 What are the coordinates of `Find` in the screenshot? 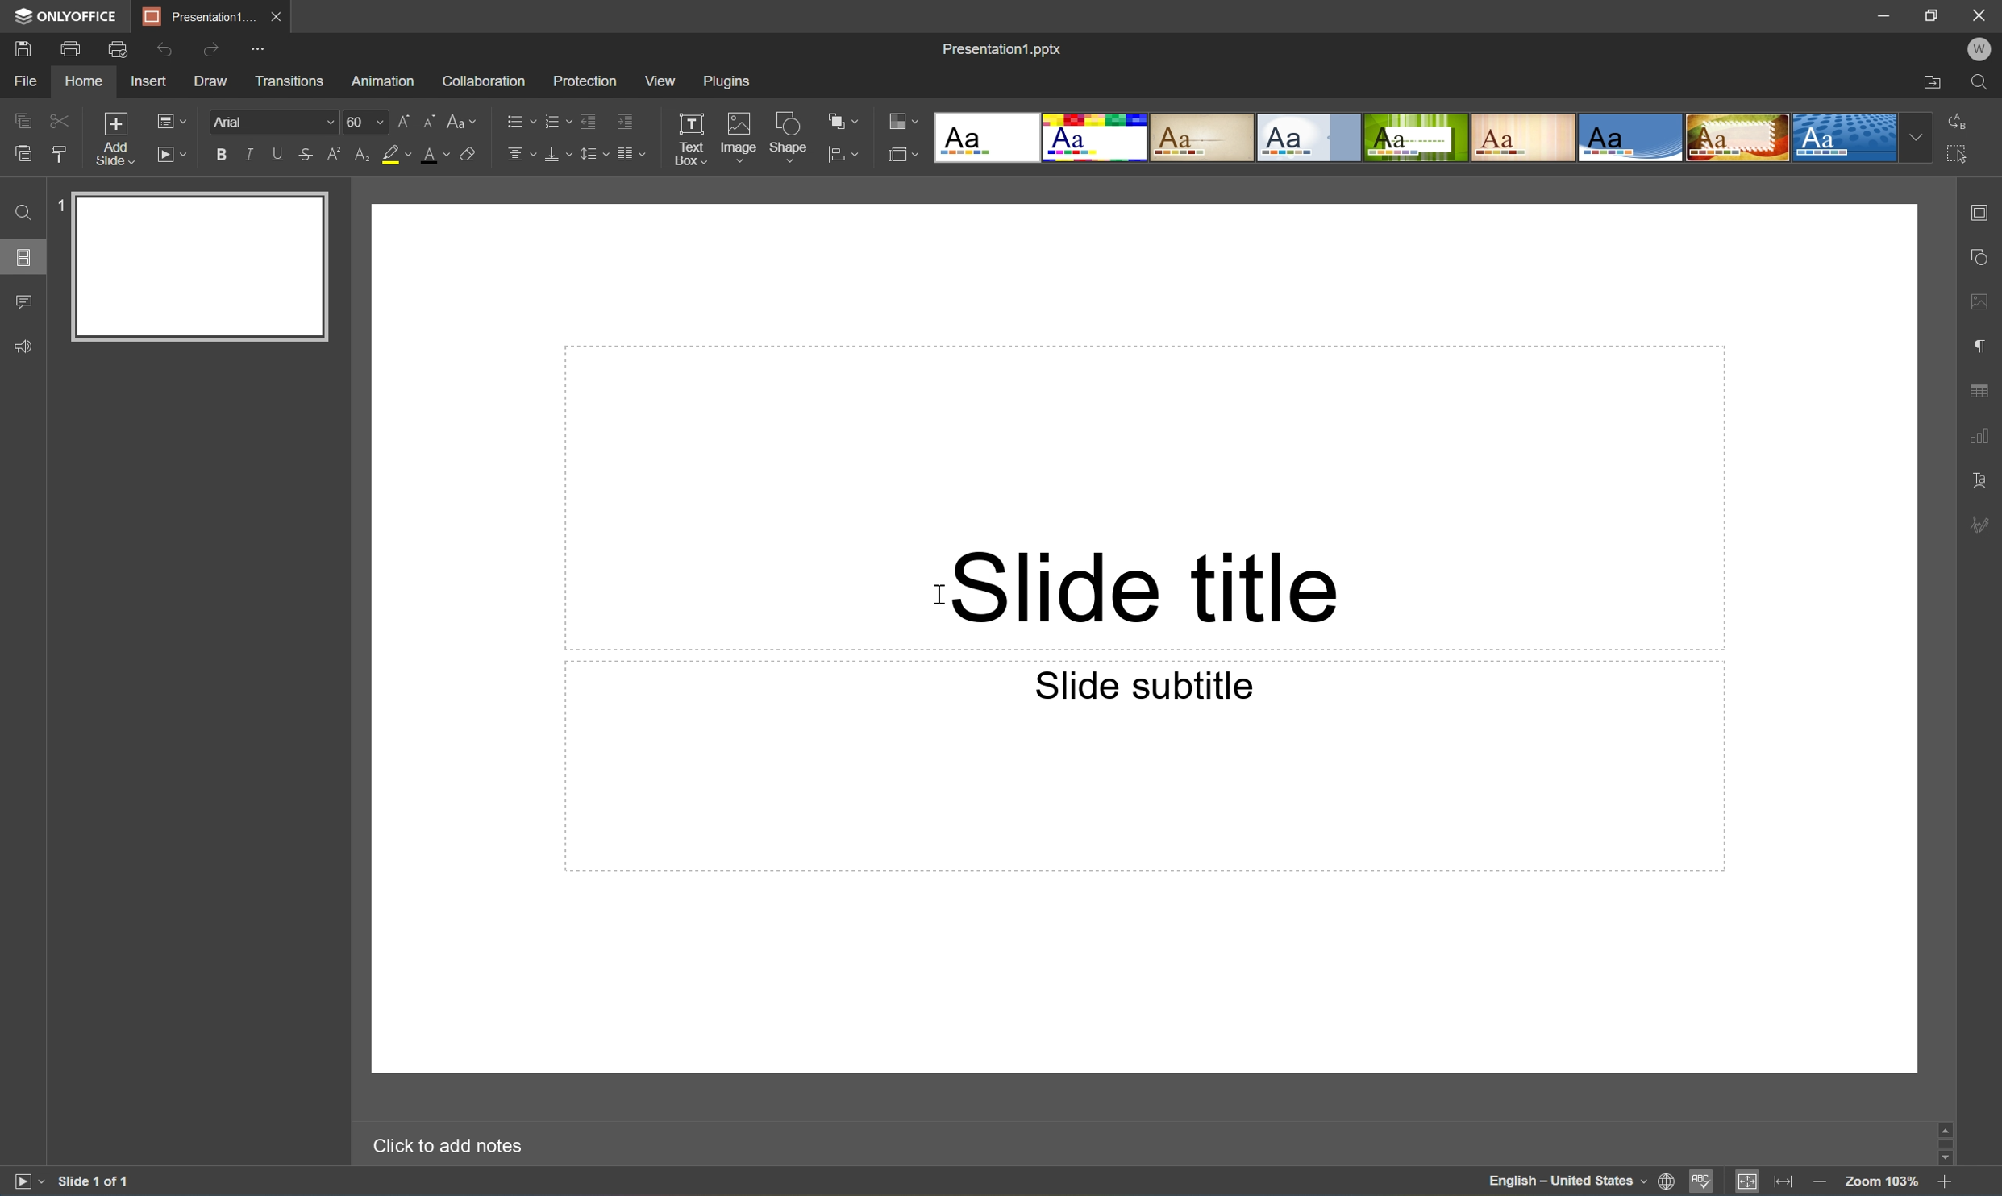 It's located at (20, 211).